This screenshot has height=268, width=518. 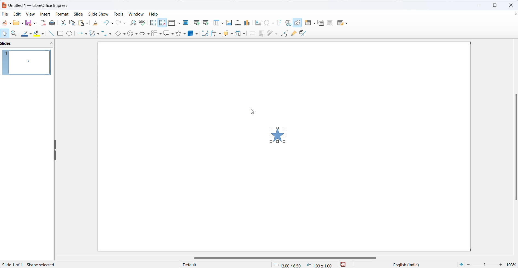 What do you see at coordinates (52, 33) in the screenshot?
I see `line` at bounding box center [52, 33].